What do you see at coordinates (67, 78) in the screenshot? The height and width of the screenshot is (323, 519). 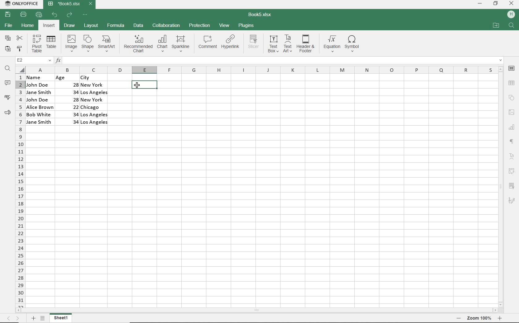 I see `Age` at bounding box center [67, 78].